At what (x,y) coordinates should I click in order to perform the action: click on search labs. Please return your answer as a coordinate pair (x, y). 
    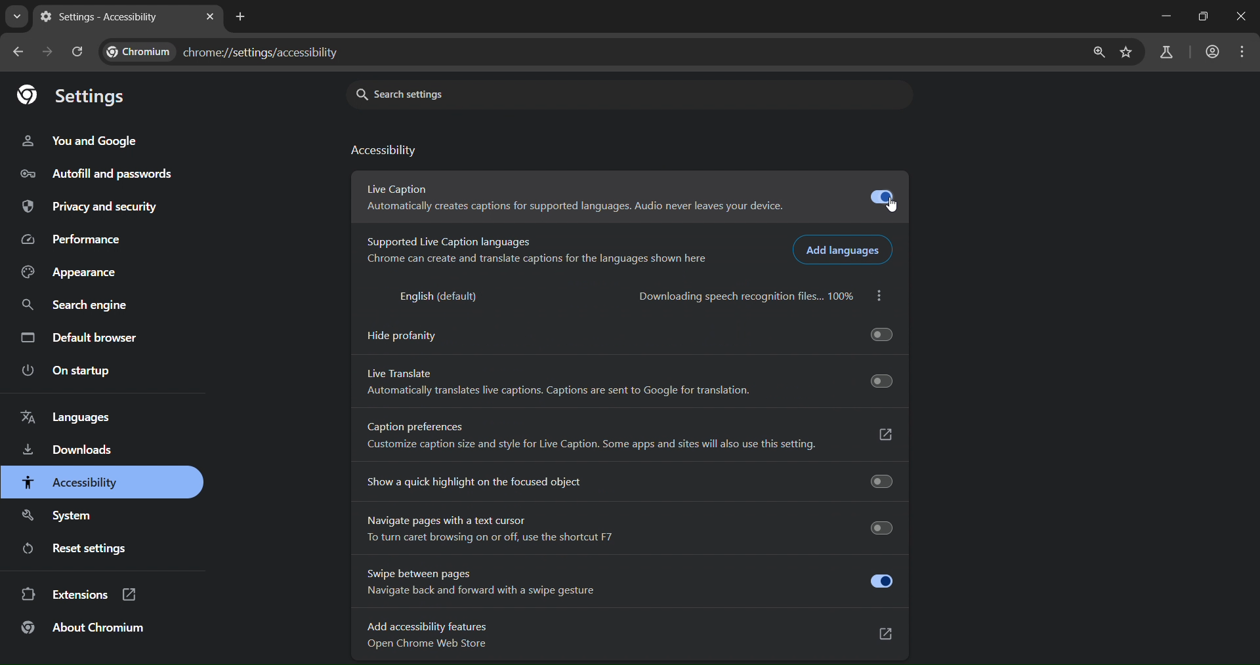
    Looking at the image, I should click on (1169, 54).